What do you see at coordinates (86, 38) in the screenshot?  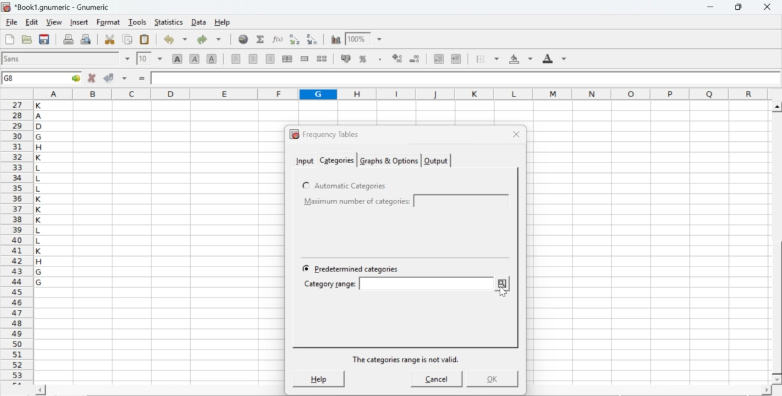 I see `print preview` at bounding box center [86, 38].